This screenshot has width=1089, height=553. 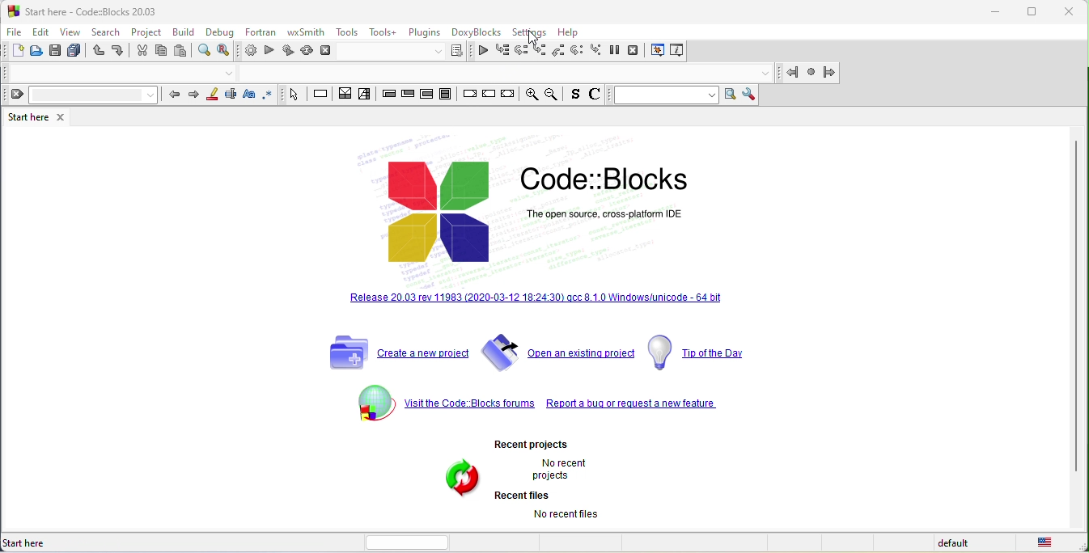 I want to click on show option window, so click(x=751, y=95).